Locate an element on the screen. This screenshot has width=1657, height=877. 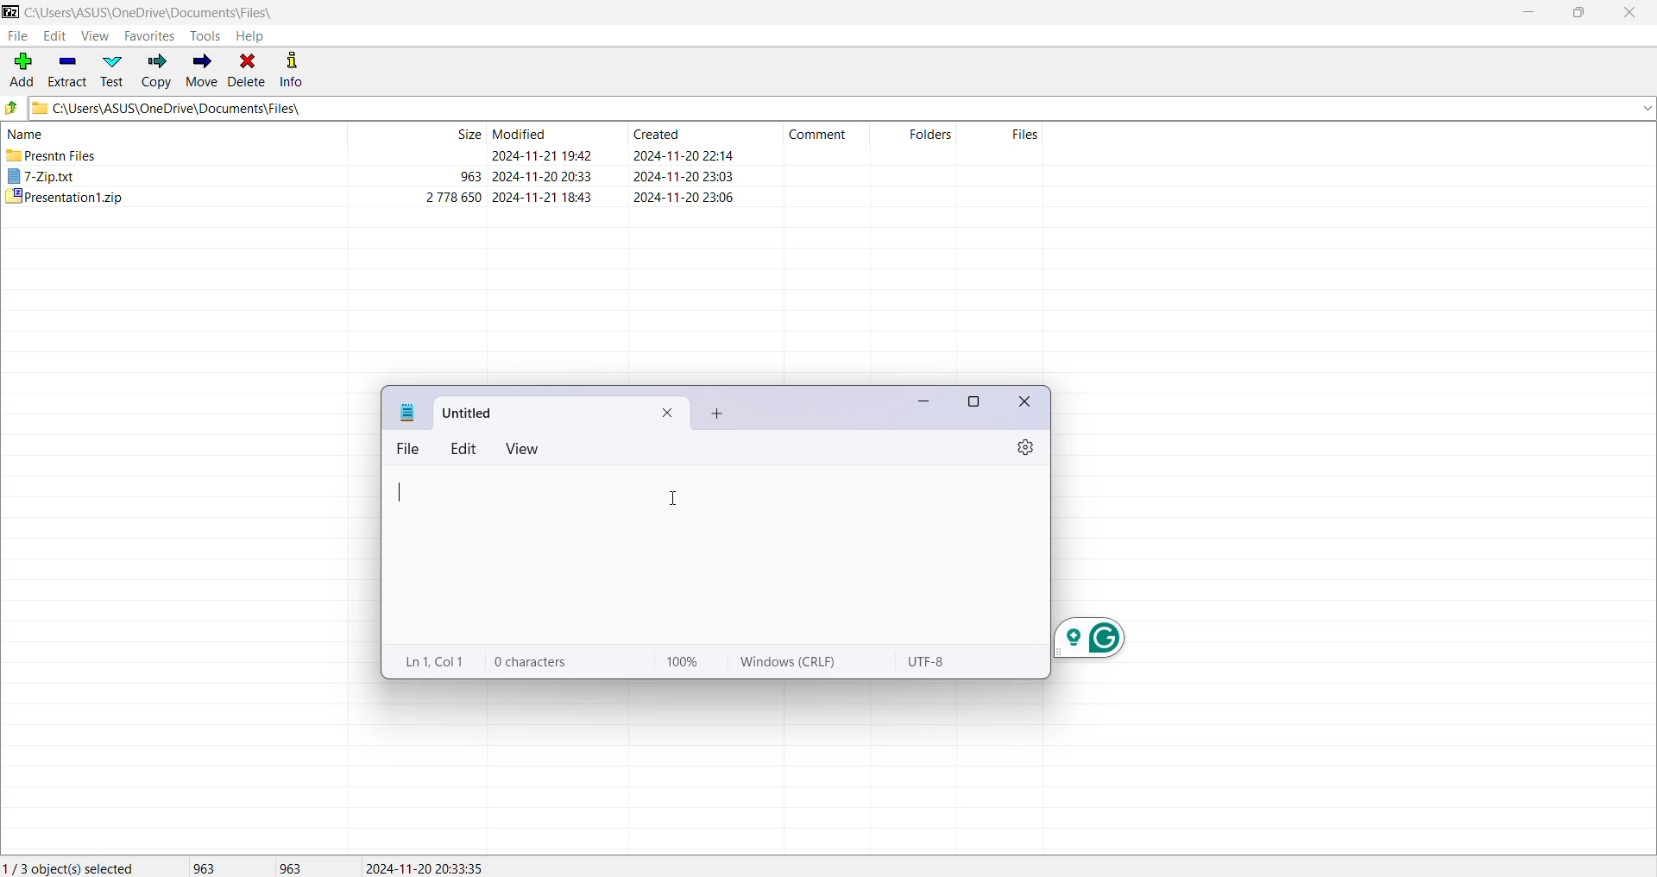
maximize is located at coordinates (973, 401).